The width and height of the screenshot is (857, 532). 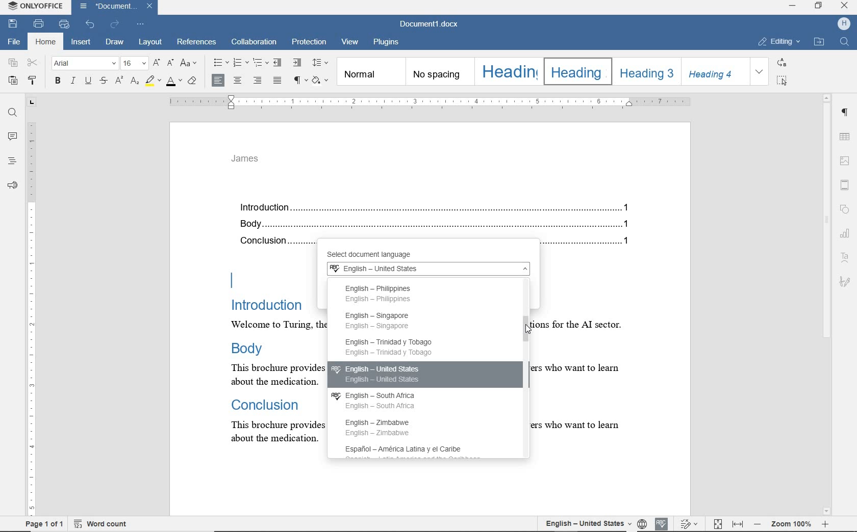 What do you see at coordinates (429, 102) in the screenshot?
I see `ruler` at bounding box center [429, 102].